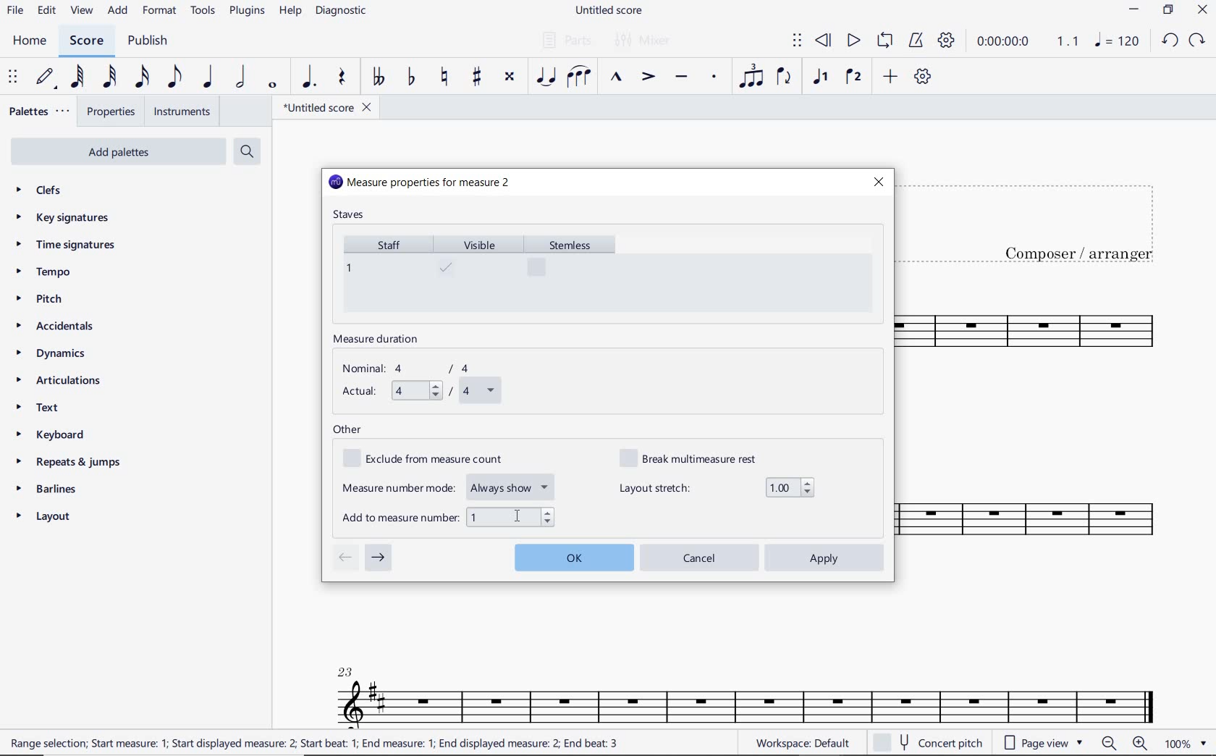 The width and height of the screenshot is (1216, 756). I want to click on UNDO, so click(1169, 41).